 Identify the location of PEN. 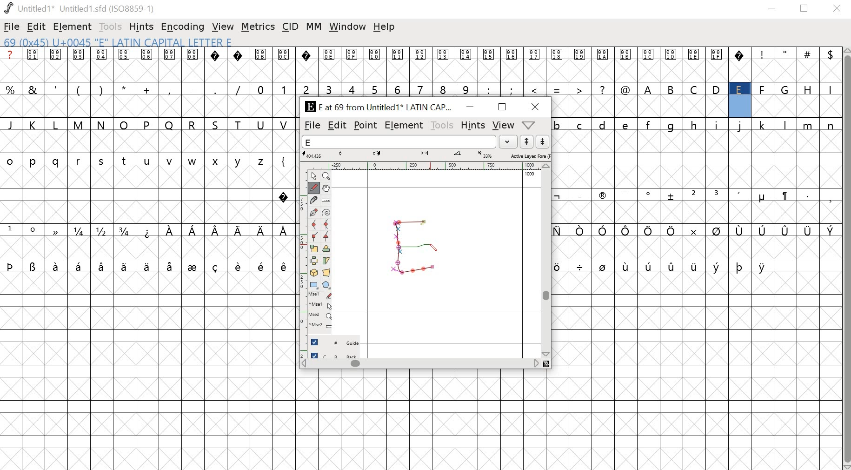
(432, 248).